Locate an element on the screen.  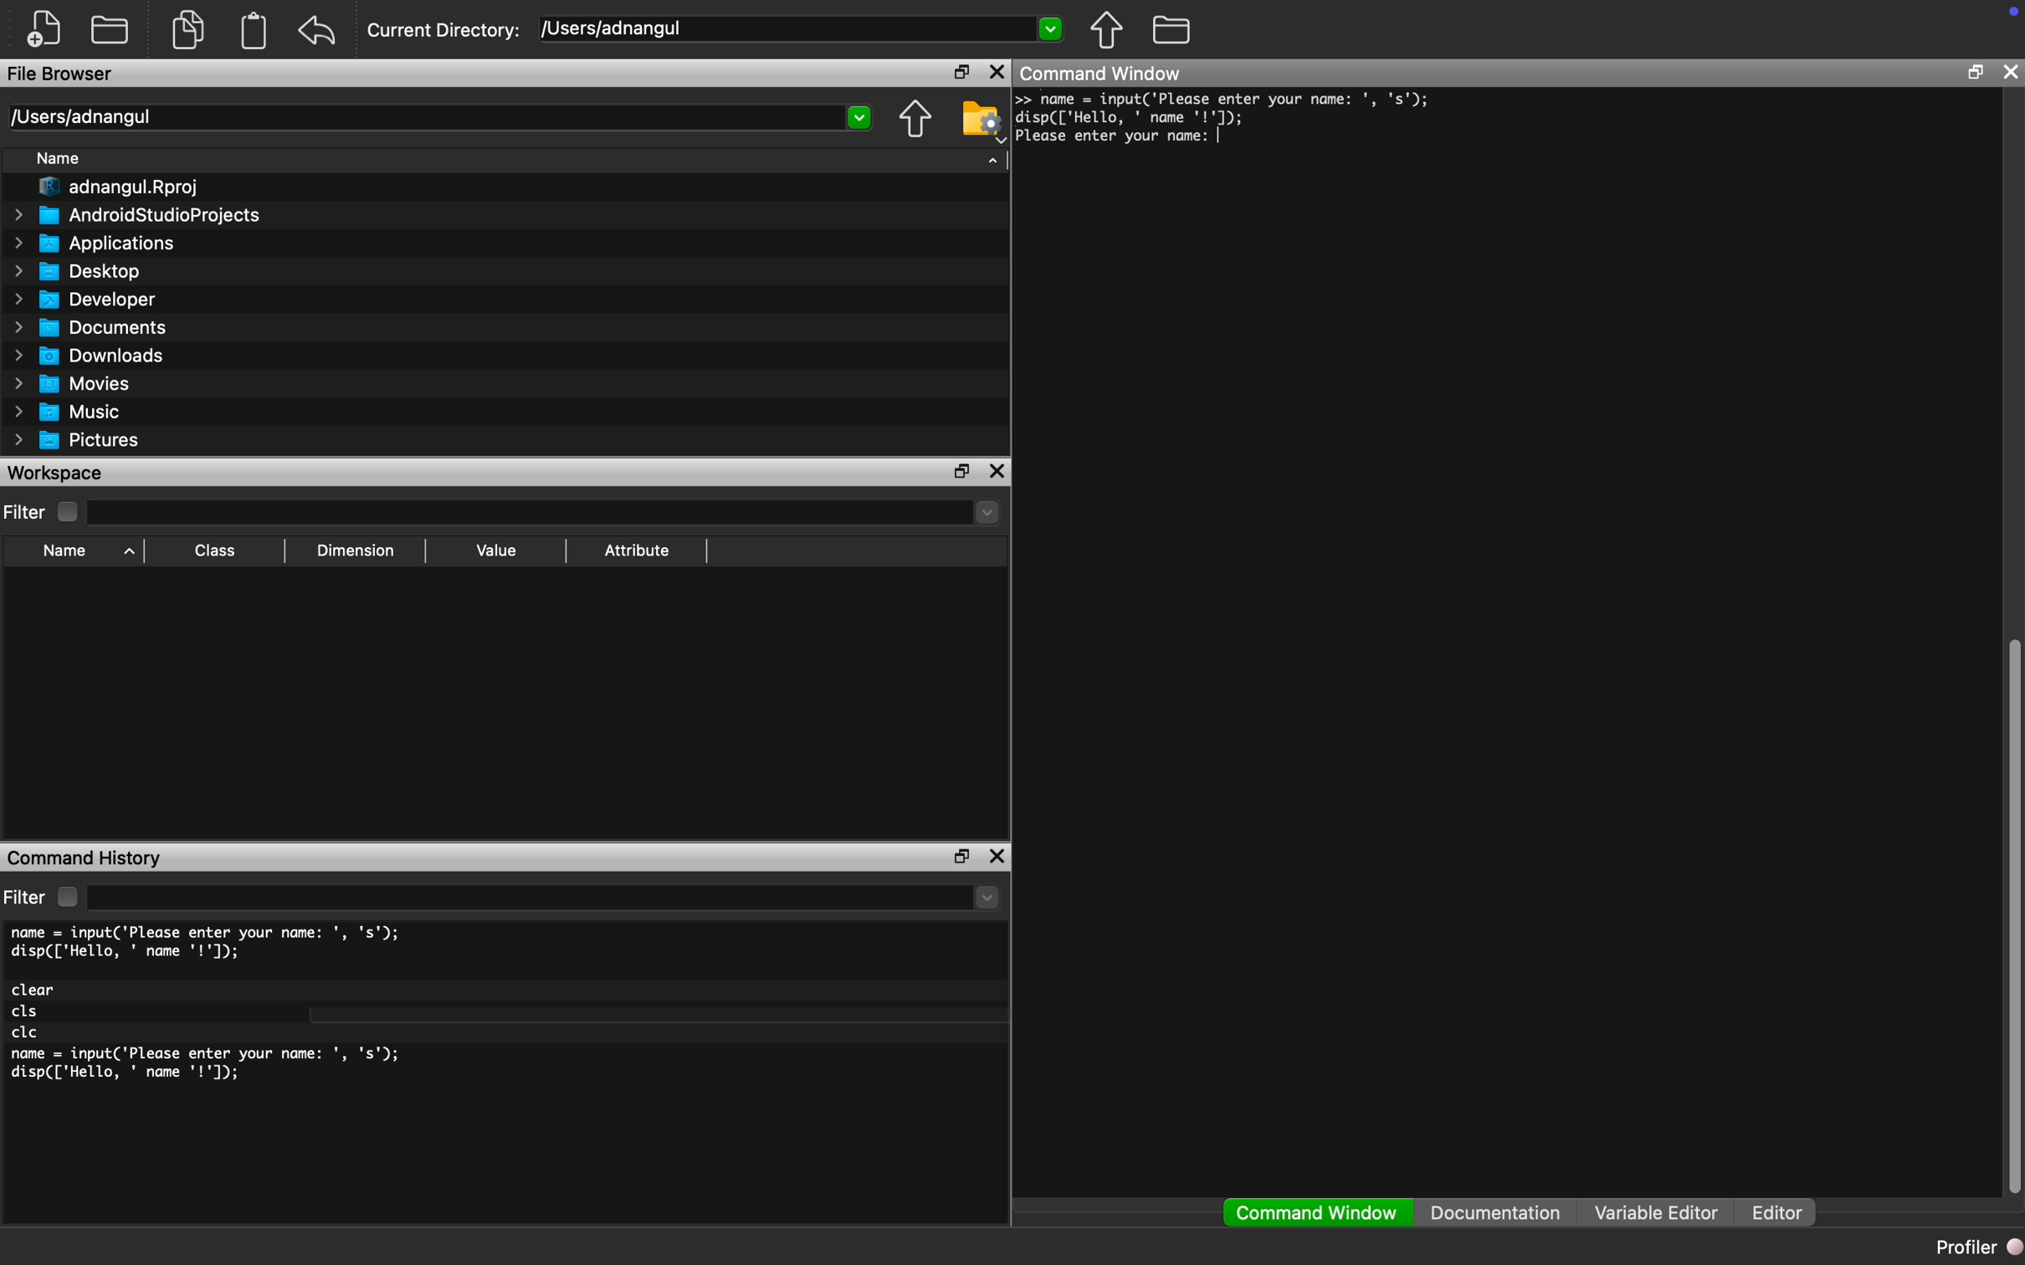
Workplace is located at coordinates (58, 472).